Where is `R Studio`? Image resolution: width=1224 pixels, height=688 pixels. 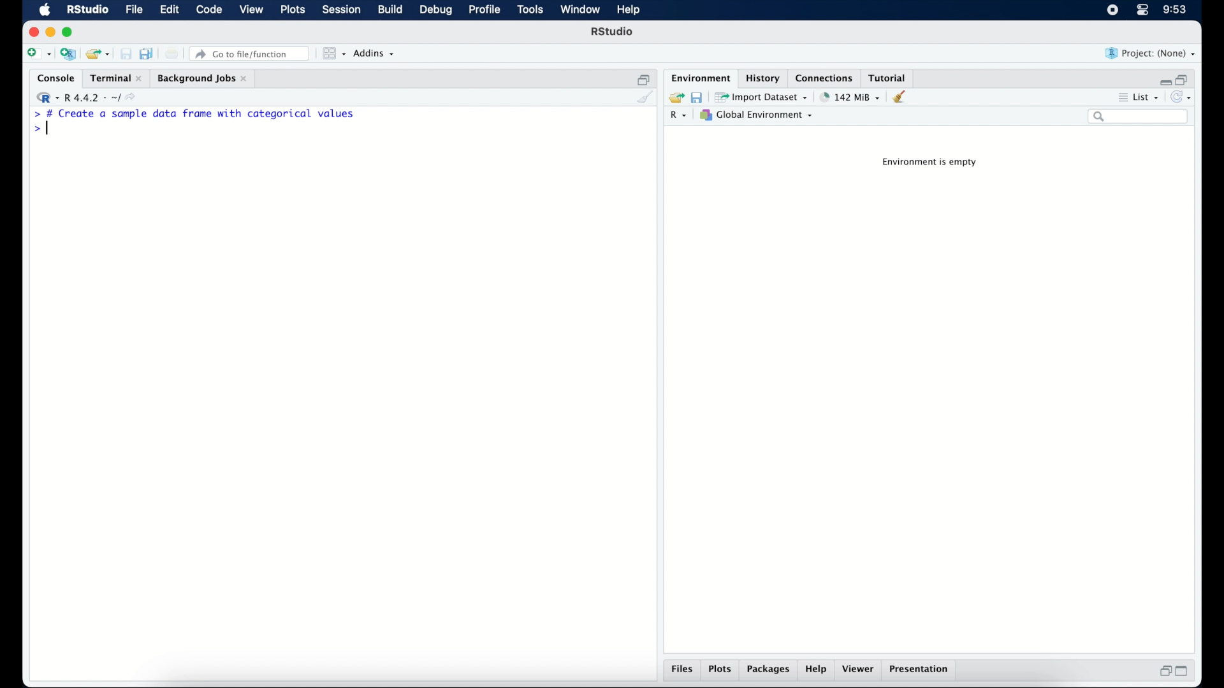
R Studio is located at coordinates (613, 32).